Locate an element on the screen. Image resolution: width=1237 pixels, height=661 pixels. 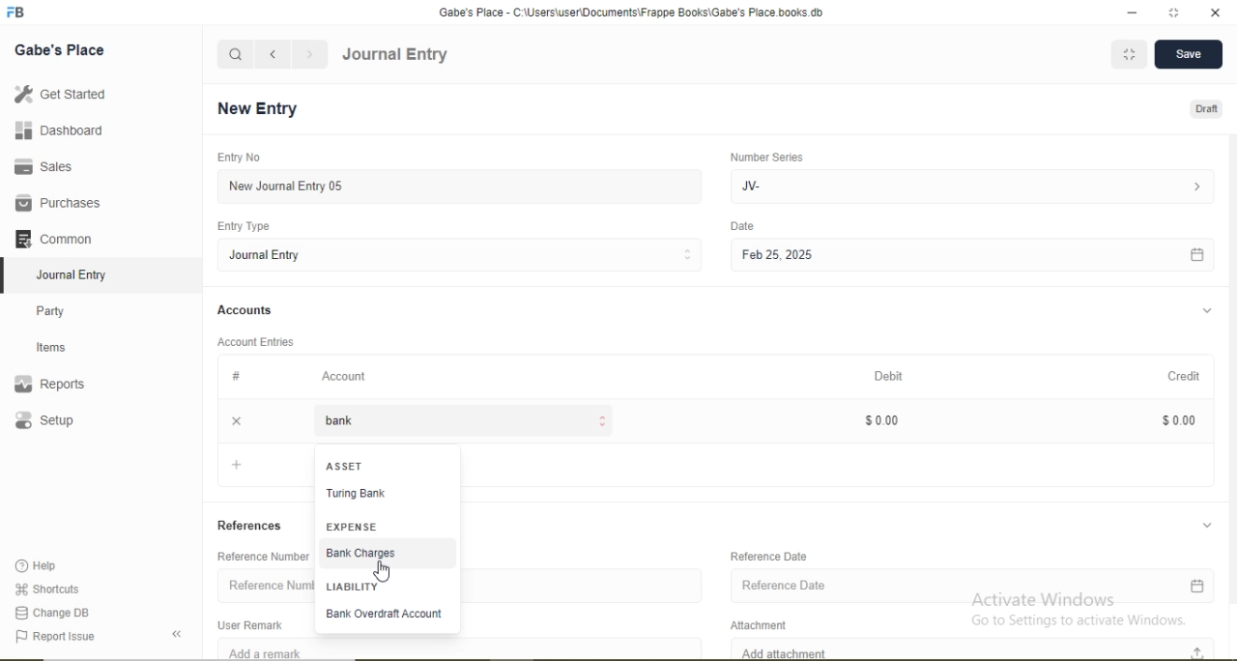
Number Series is located at coordinates (765, 157).